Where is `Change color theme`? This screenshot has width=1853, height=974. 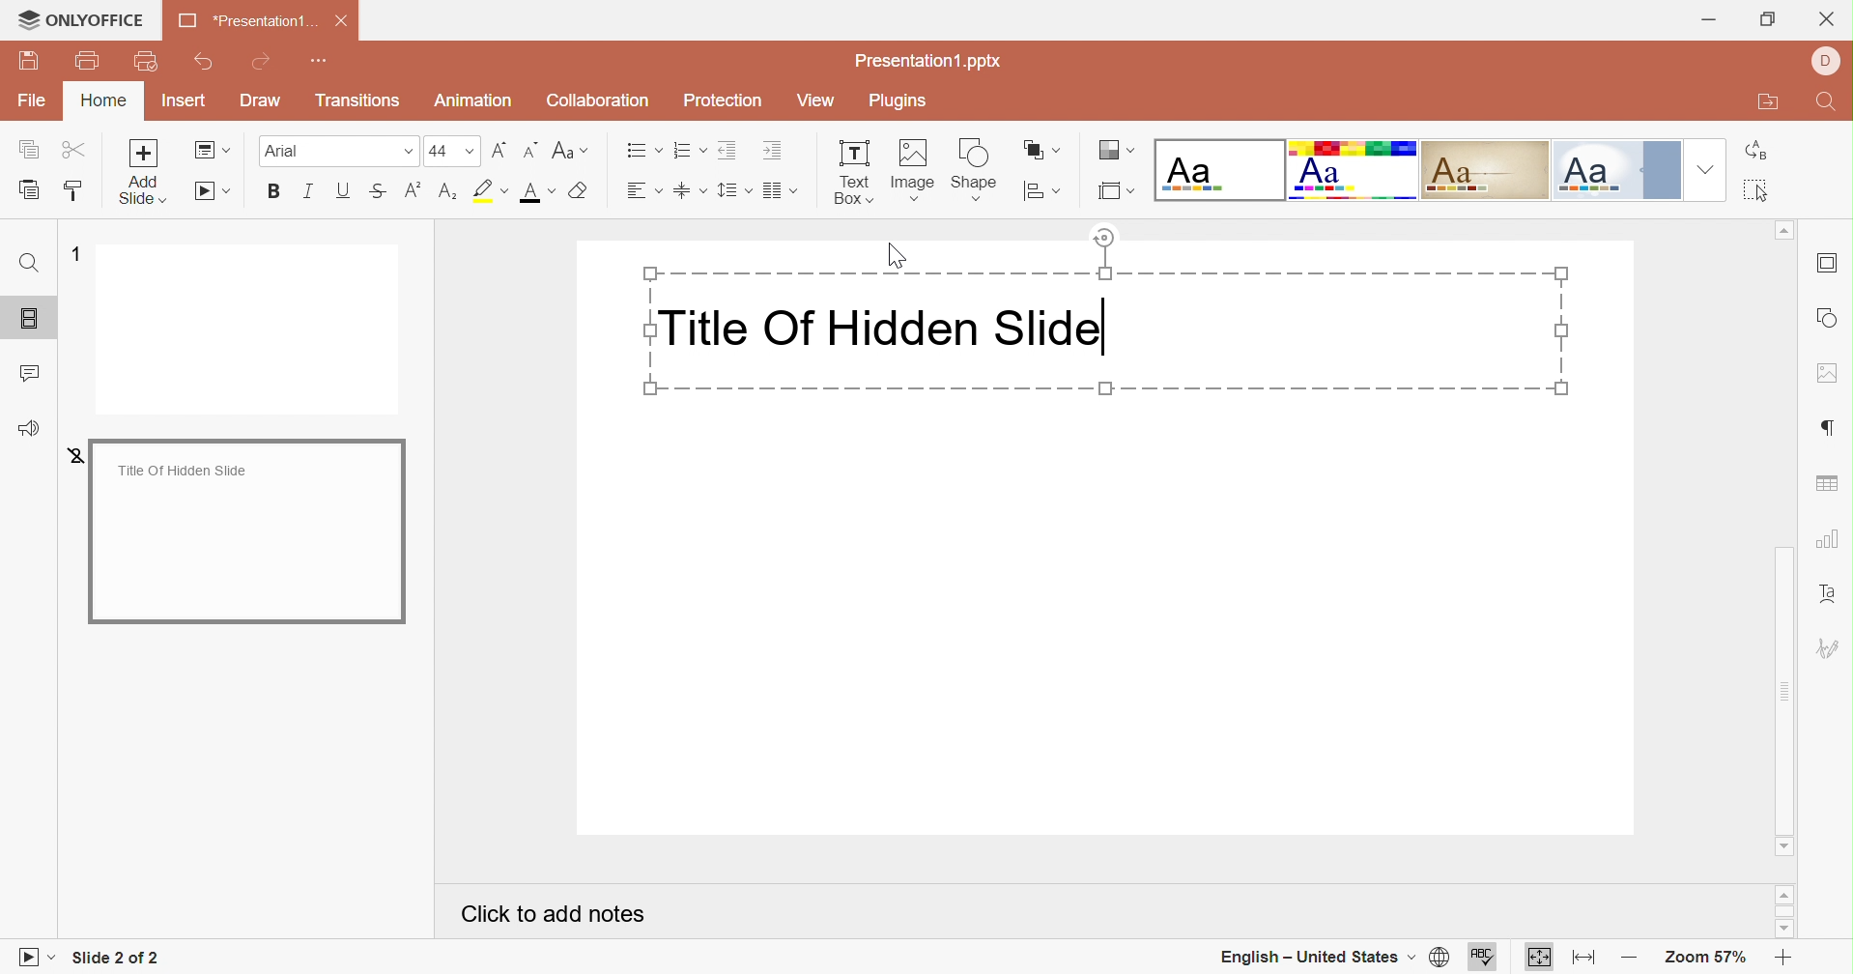
Change color theme is located at coordinates (1113, 150).